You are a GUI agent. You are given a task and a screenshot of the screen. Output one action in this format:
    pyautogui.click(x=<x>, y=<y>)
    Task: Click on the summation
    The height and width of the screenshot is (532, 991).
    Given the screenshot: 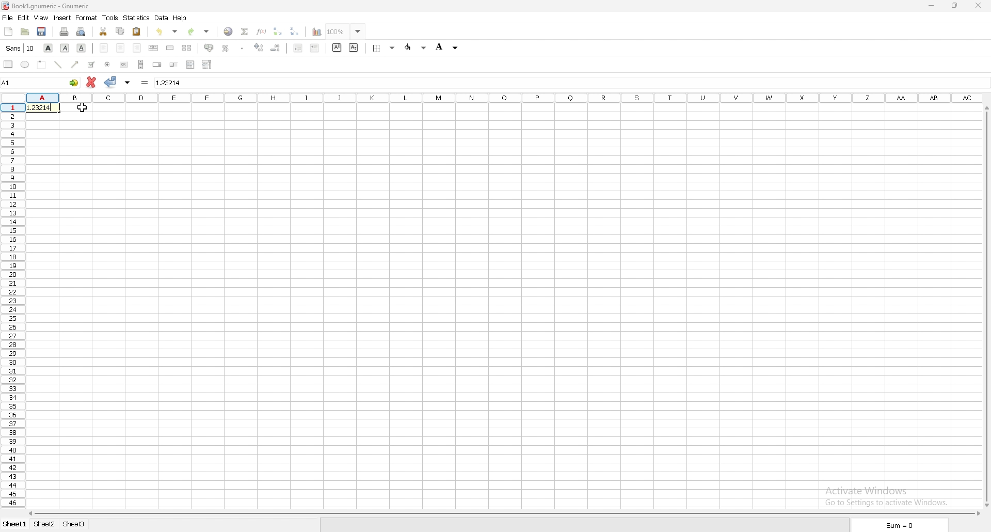 What is the action you would take?
    pyautogui.click(x=245, y=32)
    